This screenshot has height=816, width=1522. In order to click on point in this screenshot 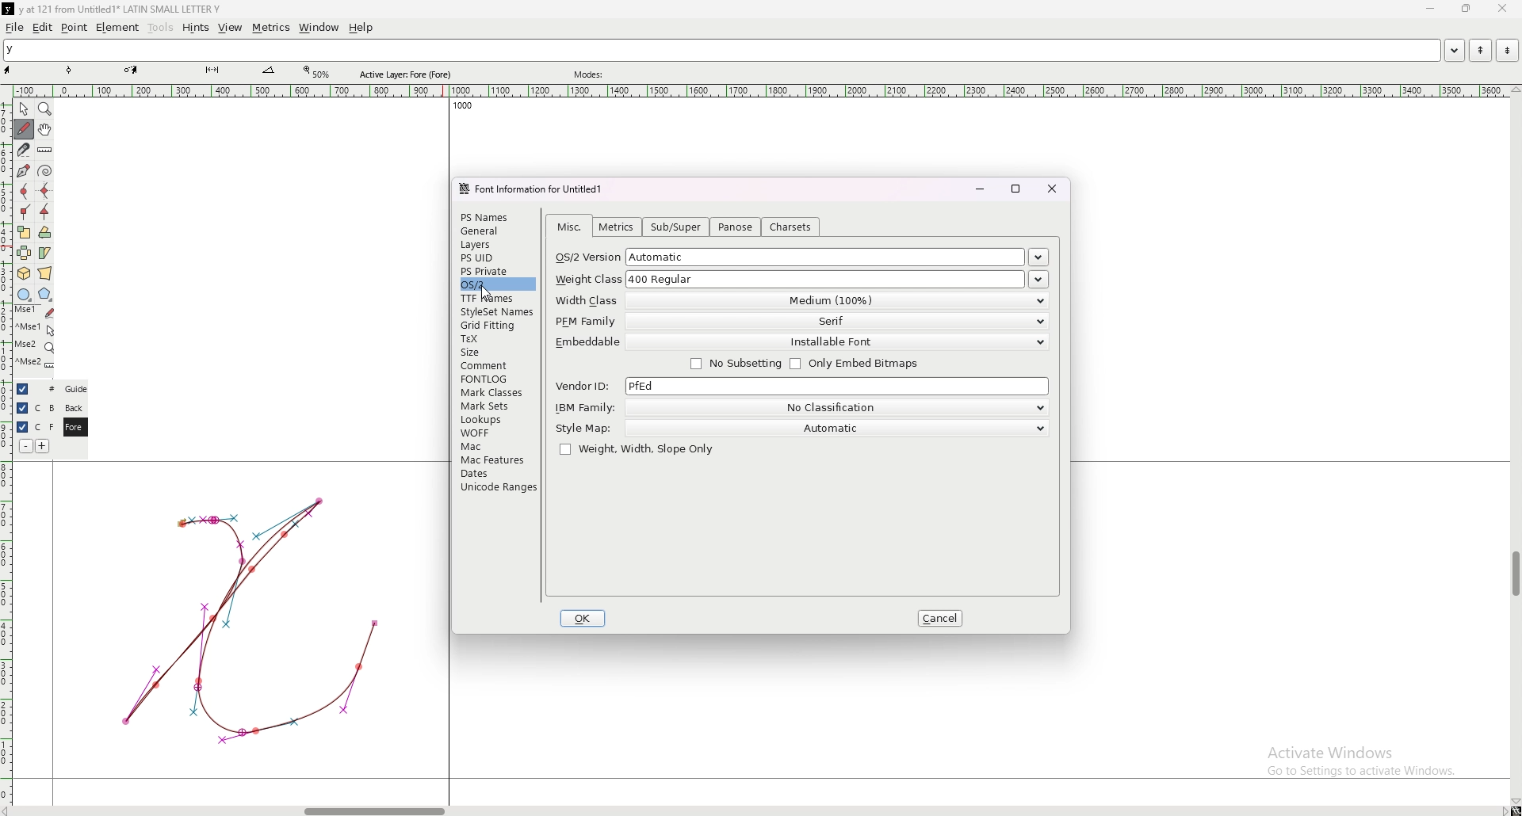, I will do `click(75, 27)`.